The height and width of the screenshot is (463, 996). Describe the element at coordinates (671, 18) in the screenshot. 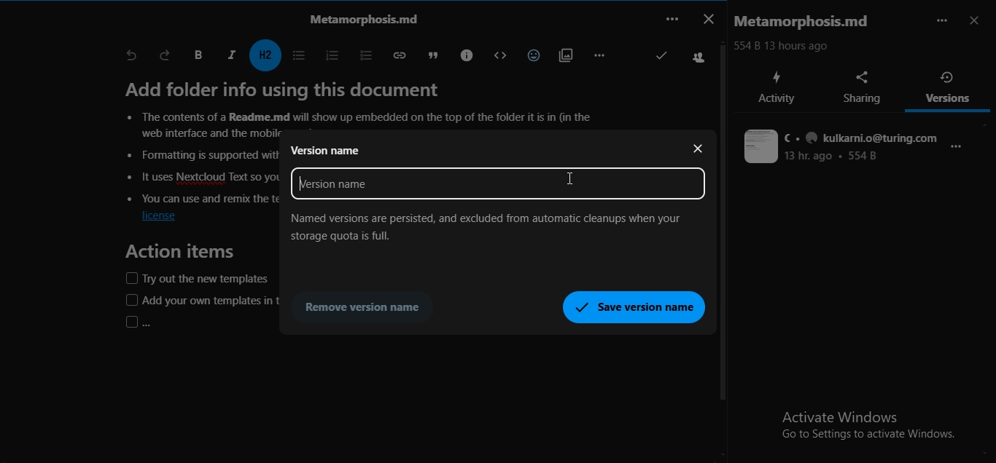

I see `...` at that location.